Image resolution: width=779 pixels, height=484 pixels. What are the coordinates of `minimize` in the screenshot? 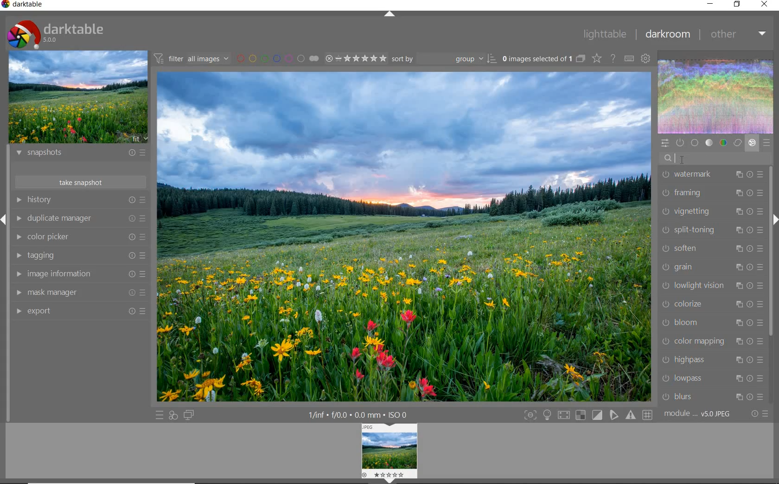 It's located at (710, 4).